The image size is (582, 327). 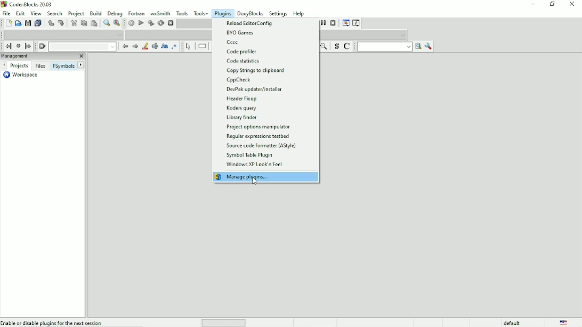 I want to click on Copy strings to clipboard, so click(x=256, y=71).